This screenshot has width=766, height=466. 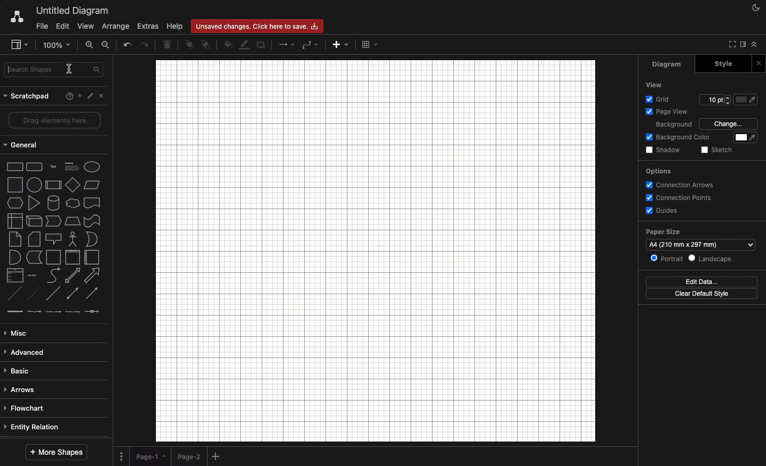 What do you see at coordinates (691, 295) in the screenshot?
I see `Clear default style` at bounding box center [691, 295].